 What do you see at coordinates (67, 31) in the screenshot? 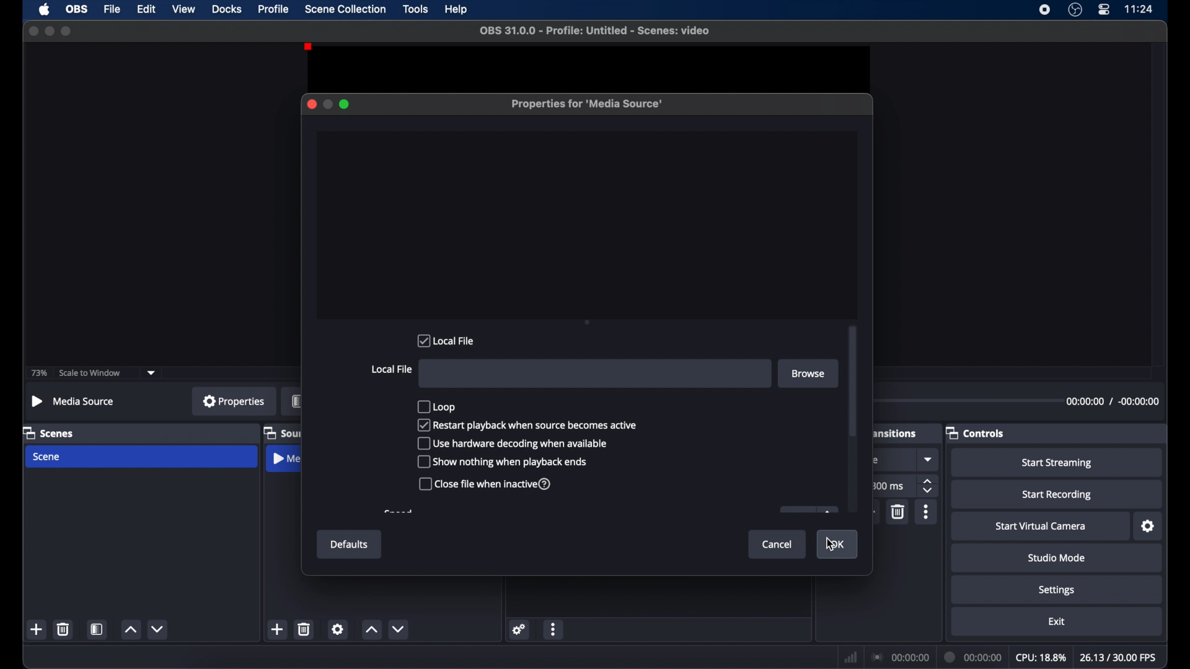
I see `maximize` at bounding box center [67, 31].